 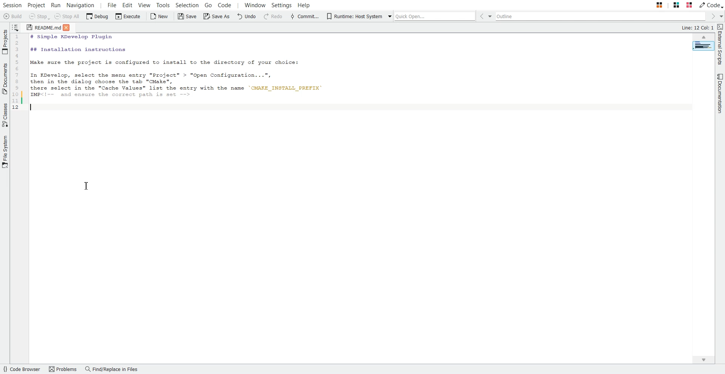 I want to click on Code, so click(x=711, y=5).